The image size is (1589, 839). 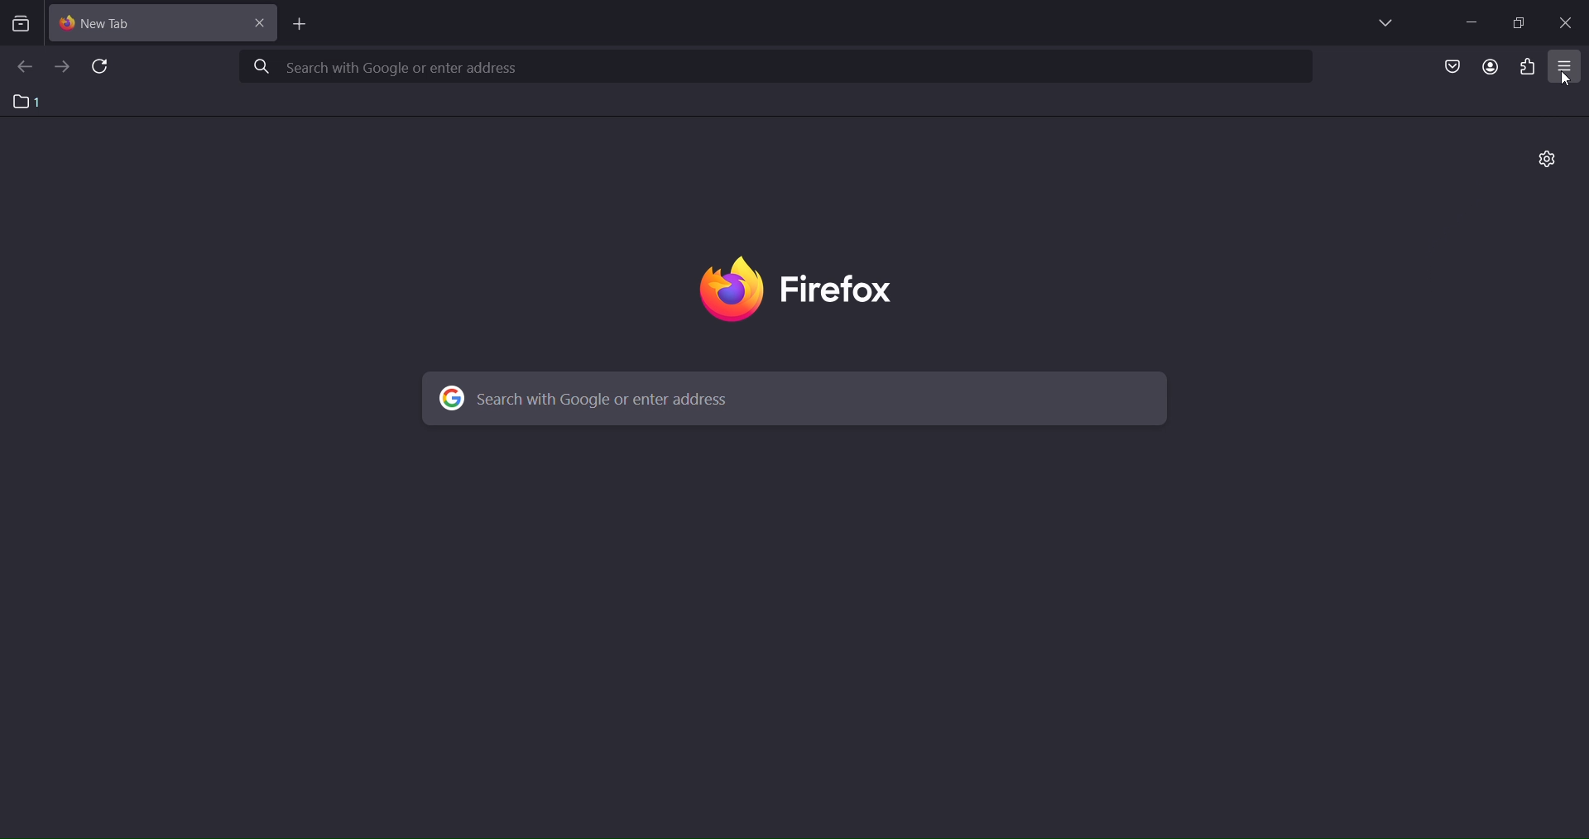 What do you see at coordinates (1520, 23) in the screenshot?
I see `restore down` at bounding box center [1520, 23].